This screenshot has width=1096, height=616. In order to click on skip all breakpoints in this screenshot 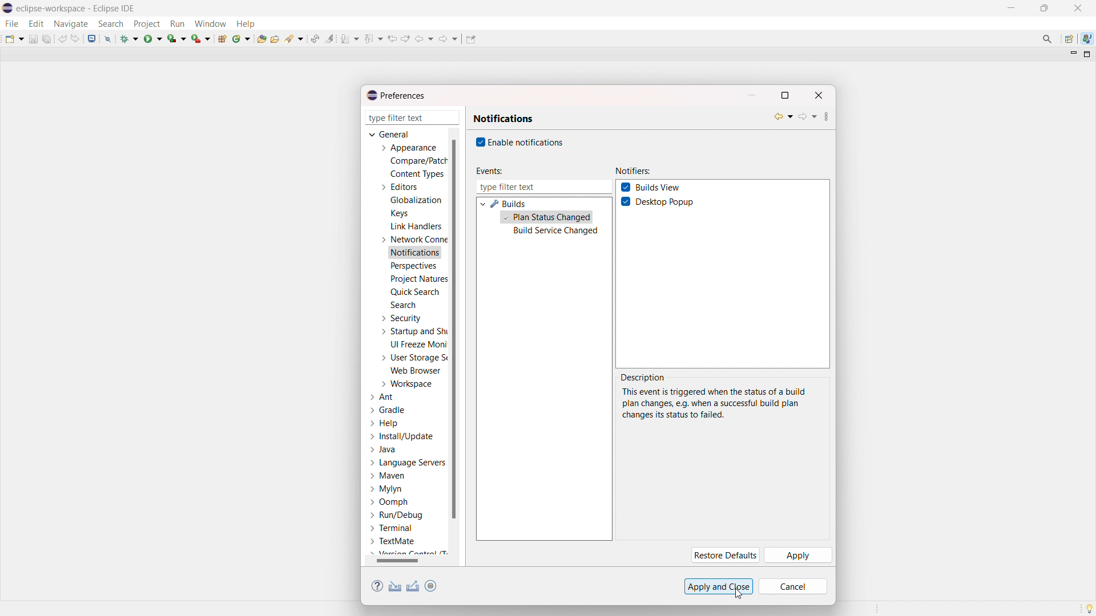, I will do `click(108, 38)`.